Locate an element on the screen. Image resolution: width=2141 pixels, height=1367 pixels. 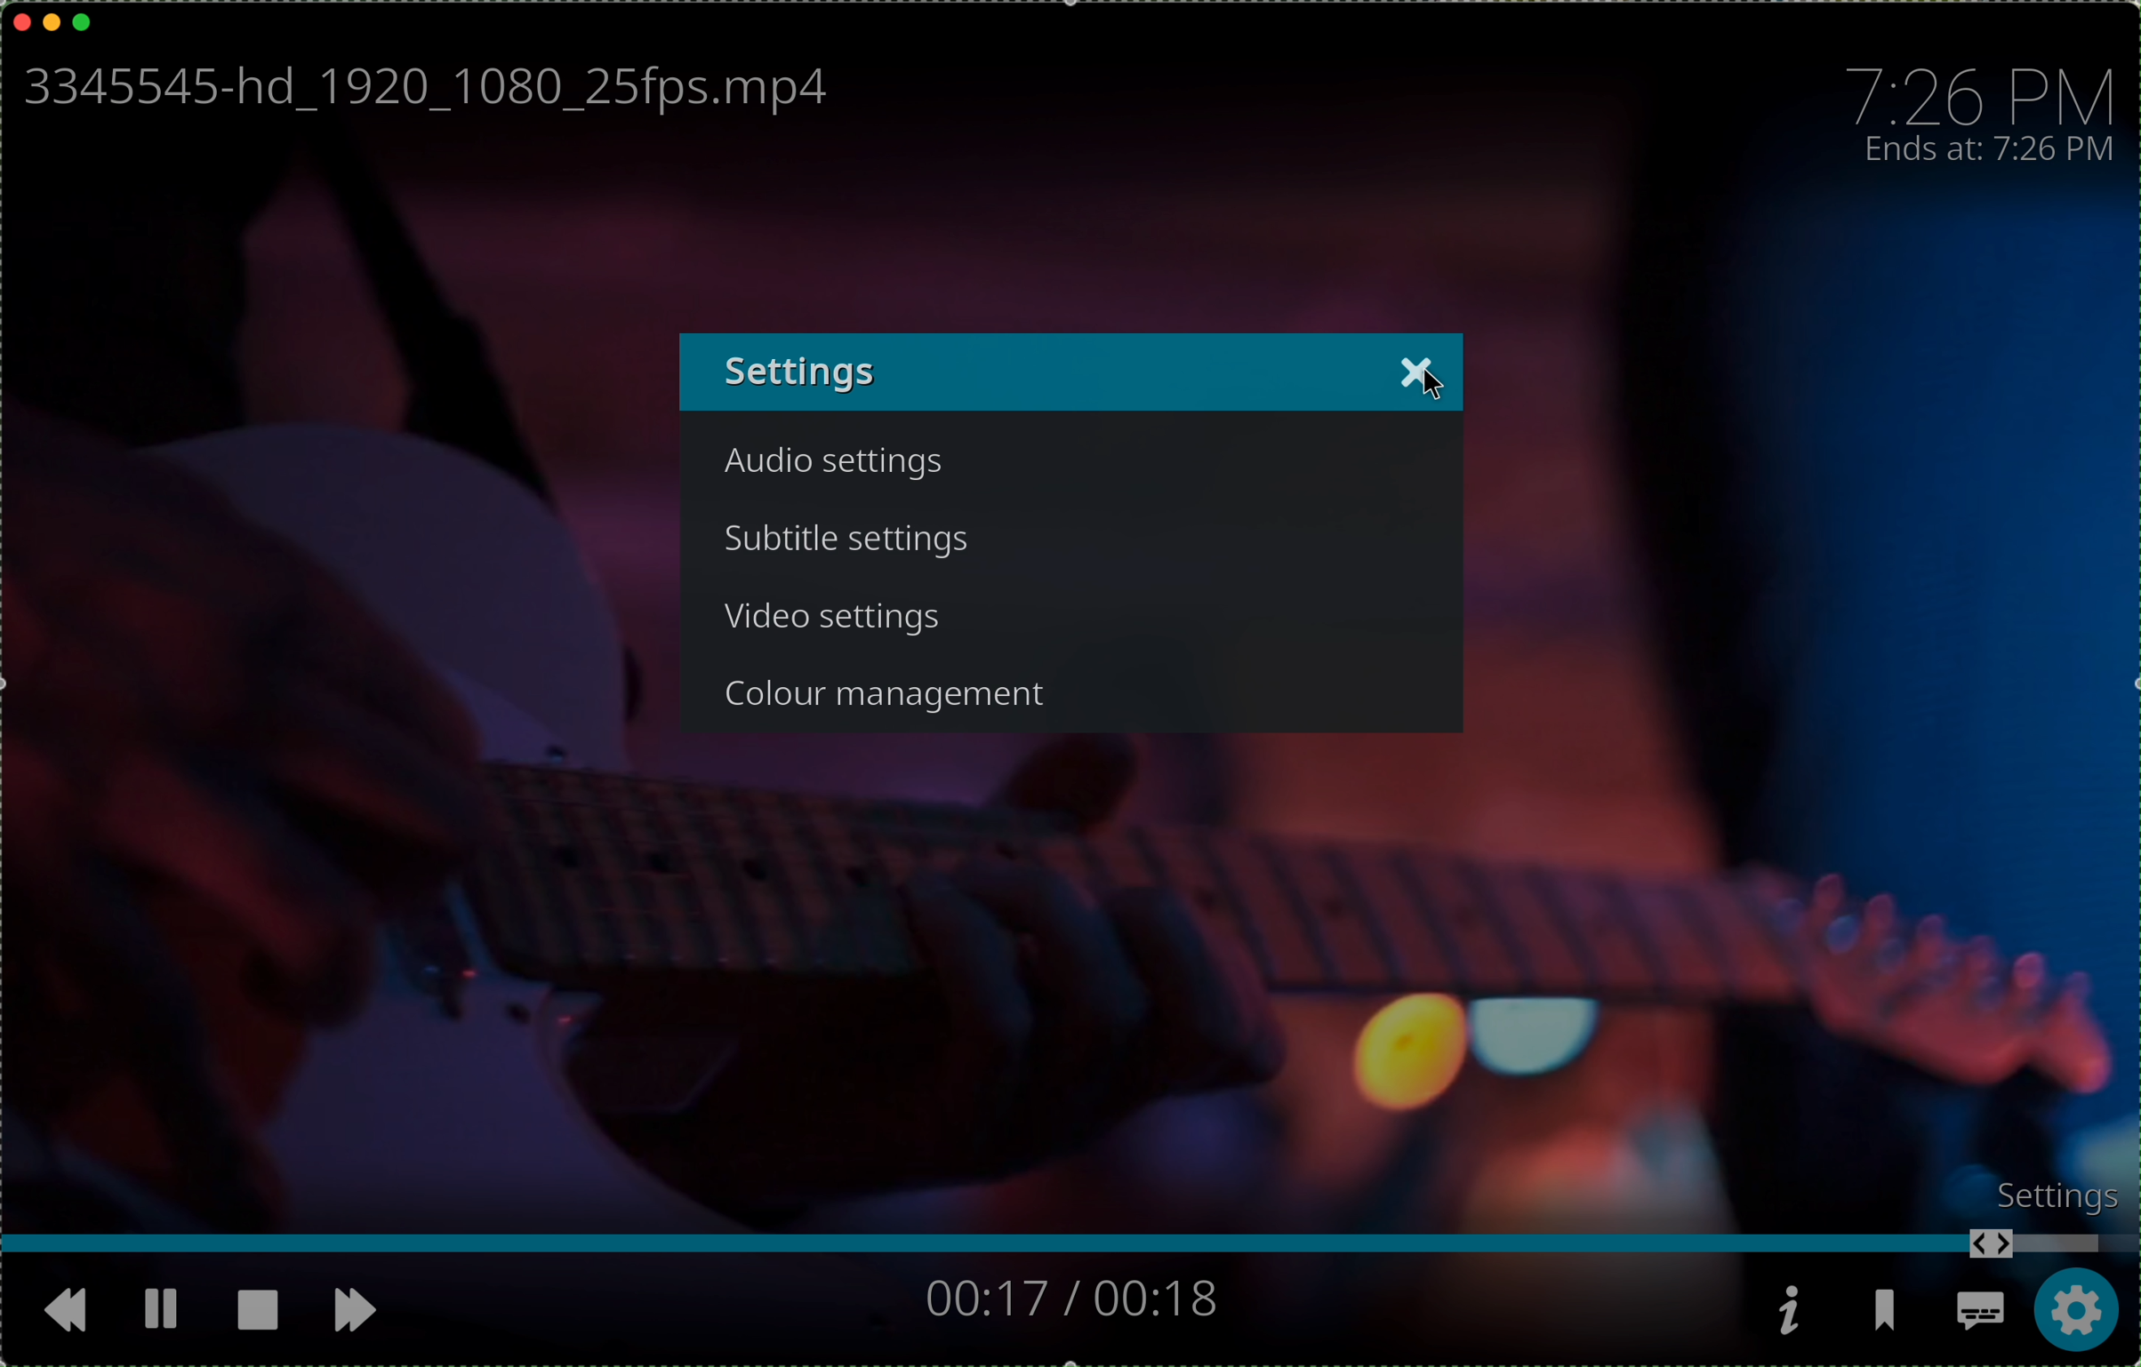
go back is located at coordinates (52, 1309).